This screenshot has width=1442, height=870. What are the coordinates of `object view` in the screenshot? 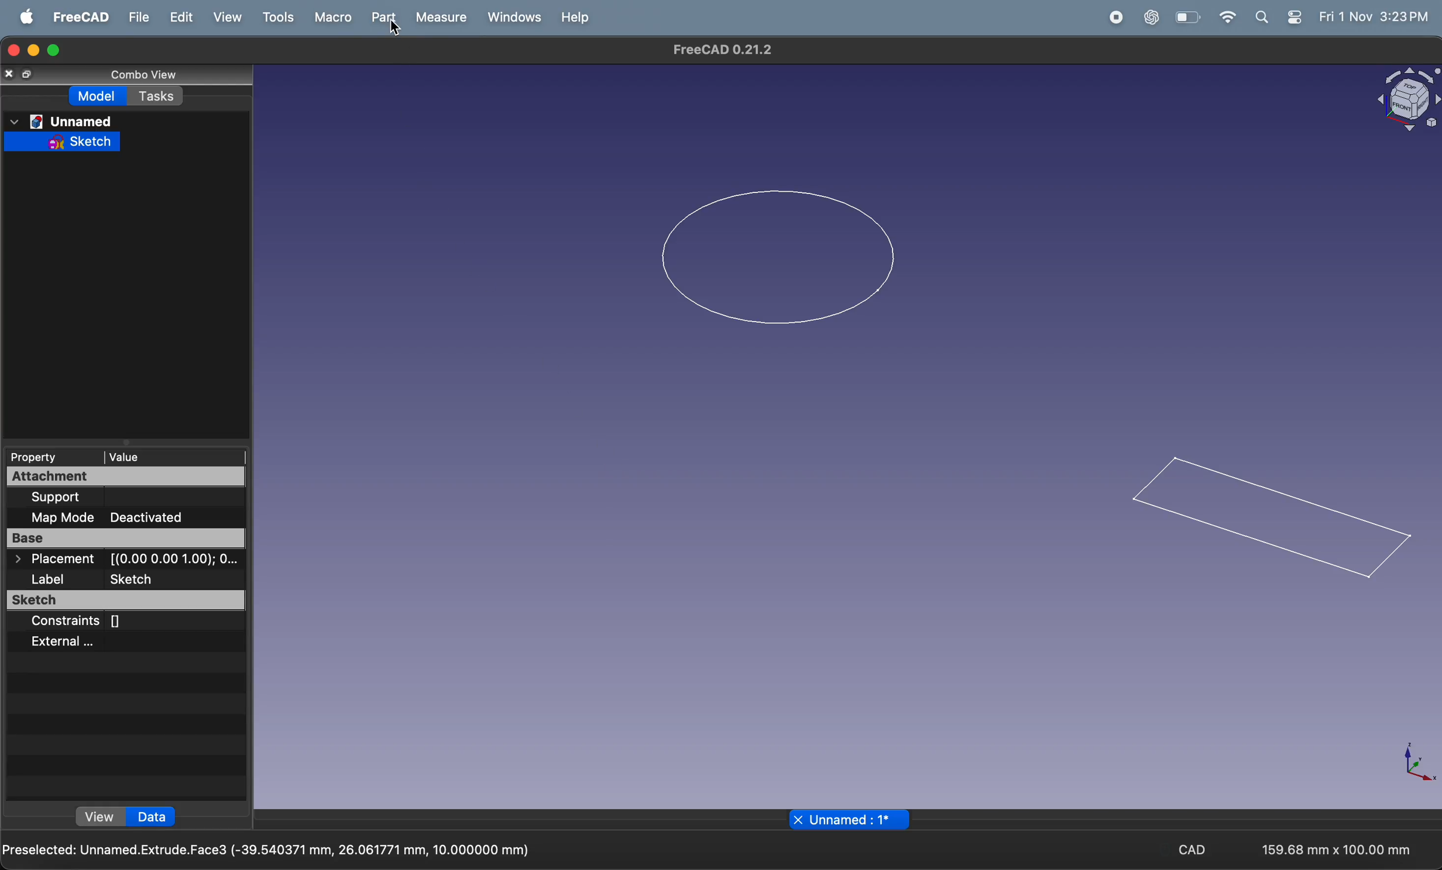 It's located at (1407, 98).